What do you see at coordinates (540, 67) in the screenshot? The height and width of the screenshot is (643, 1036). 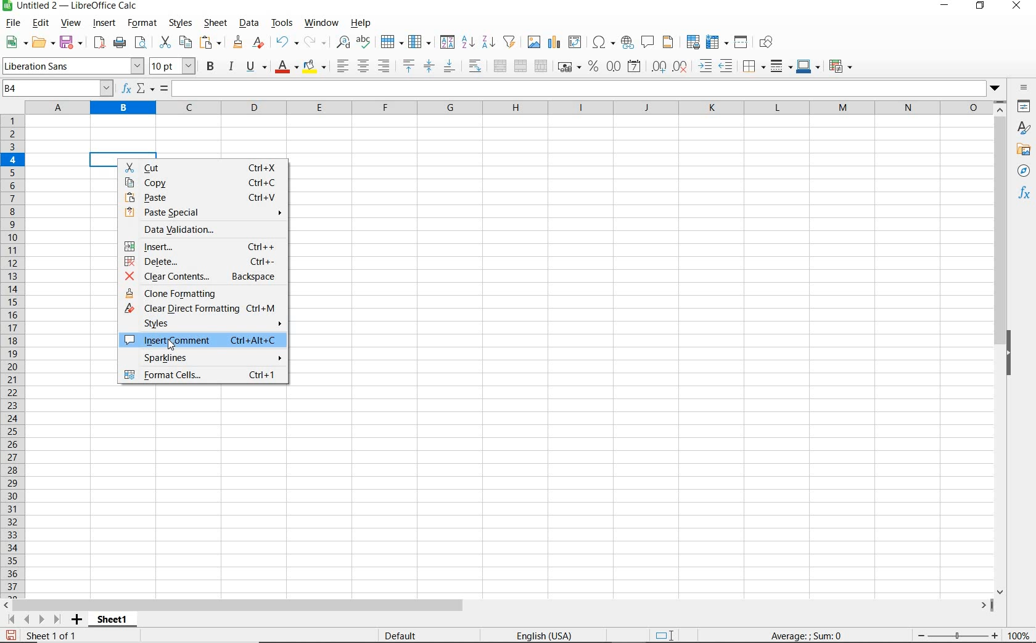 I see `unmerge cells` at bounding box center [540, 67].